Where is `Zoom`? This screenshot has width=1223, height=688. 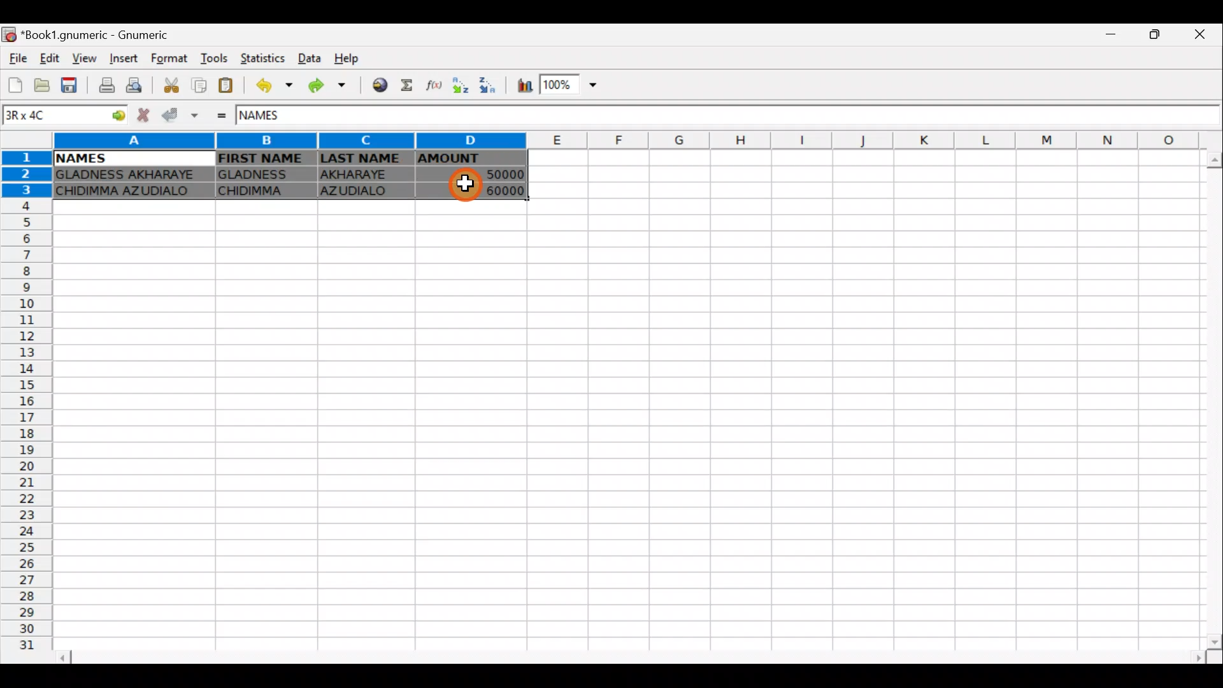 Zoom is located at coordinates (573, 83).